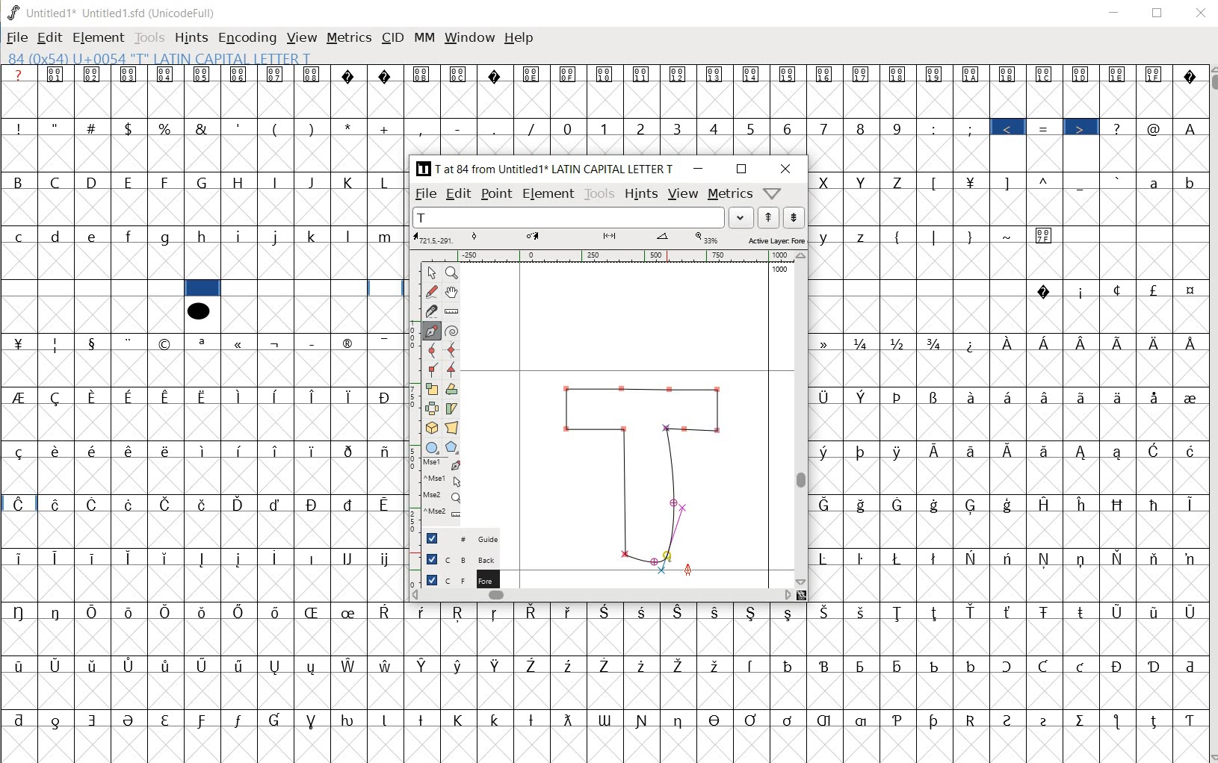 Image resolution: width=1218 pixels, height=763 pixels. What do you see at coordinates (1121, 342) in the screenshot?
I see `Symbol` at bounding box center [1121, 342].